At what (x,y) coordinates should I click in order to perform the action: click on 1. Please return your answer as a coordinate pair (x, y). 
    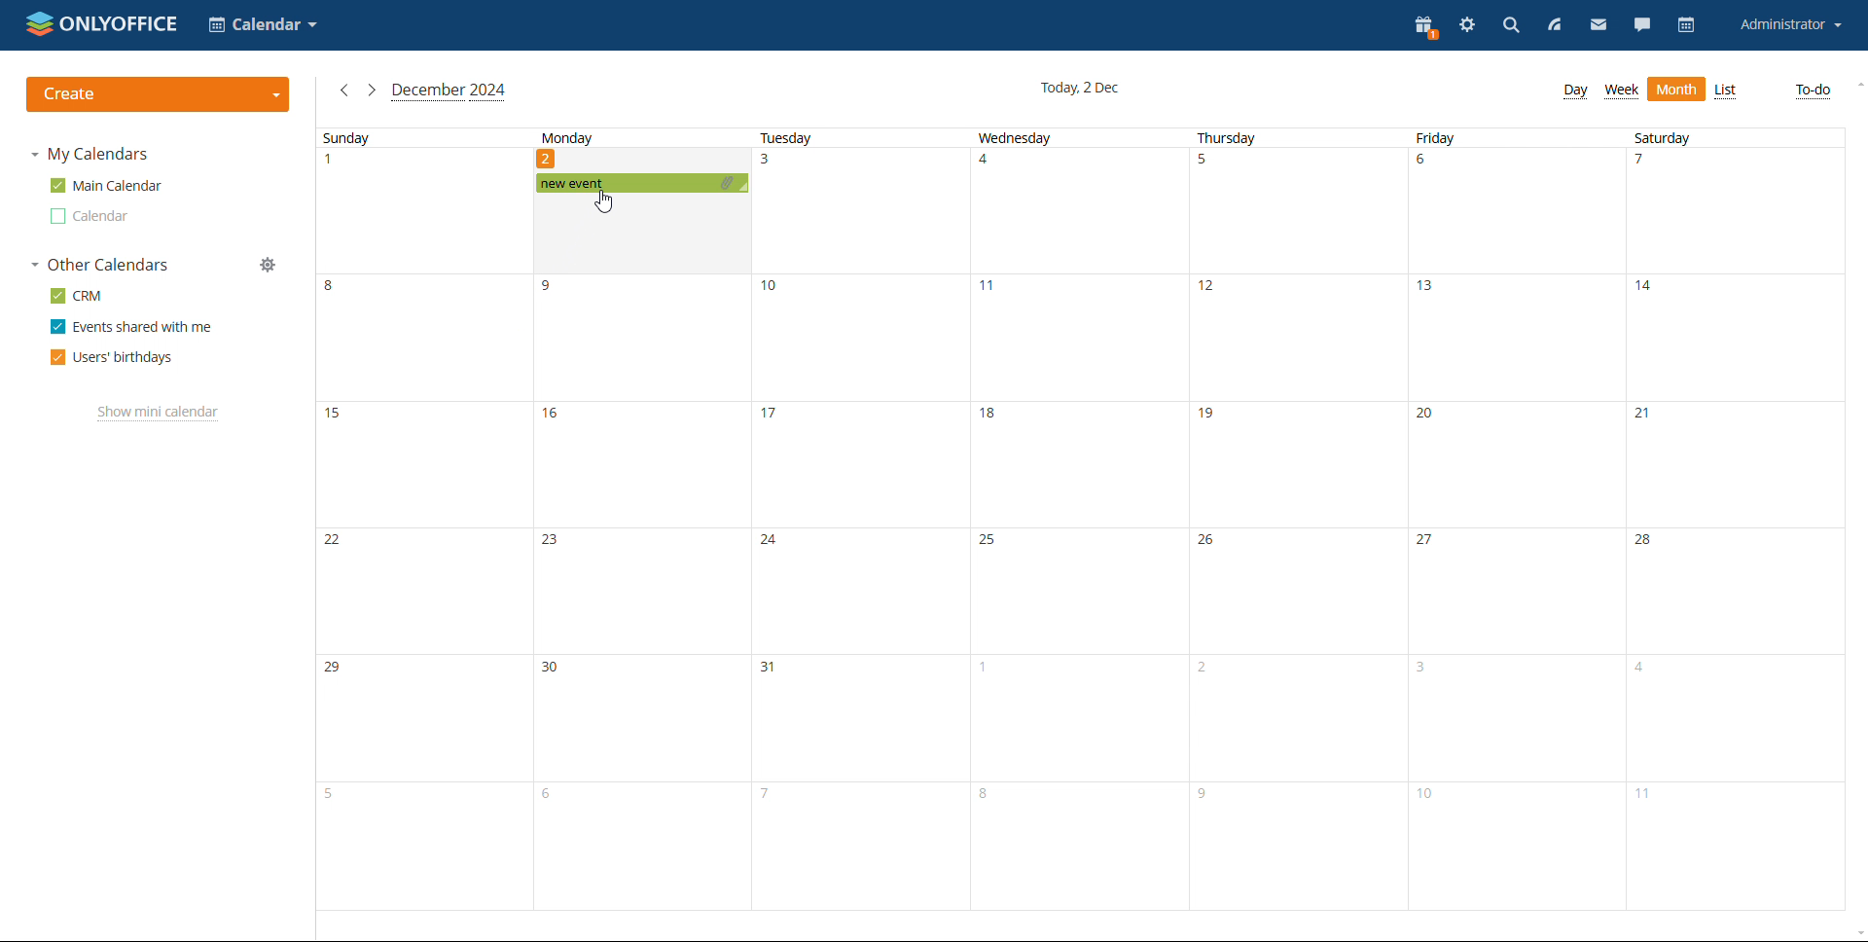
    Looking at the image, I should click on (334, 166).